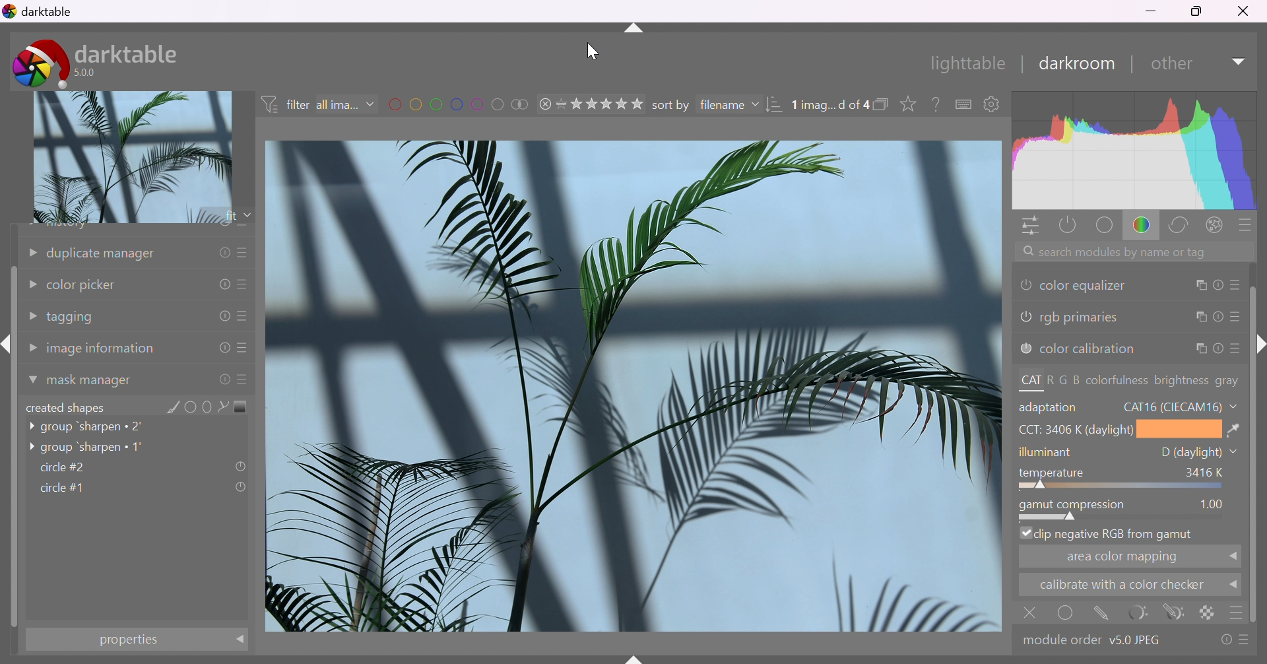 The height and width of the screenshot is (664, 1267). What do you see at coordinates (139, 639) in the screenshot?
I see `properties` at bounding box center [139, 639].